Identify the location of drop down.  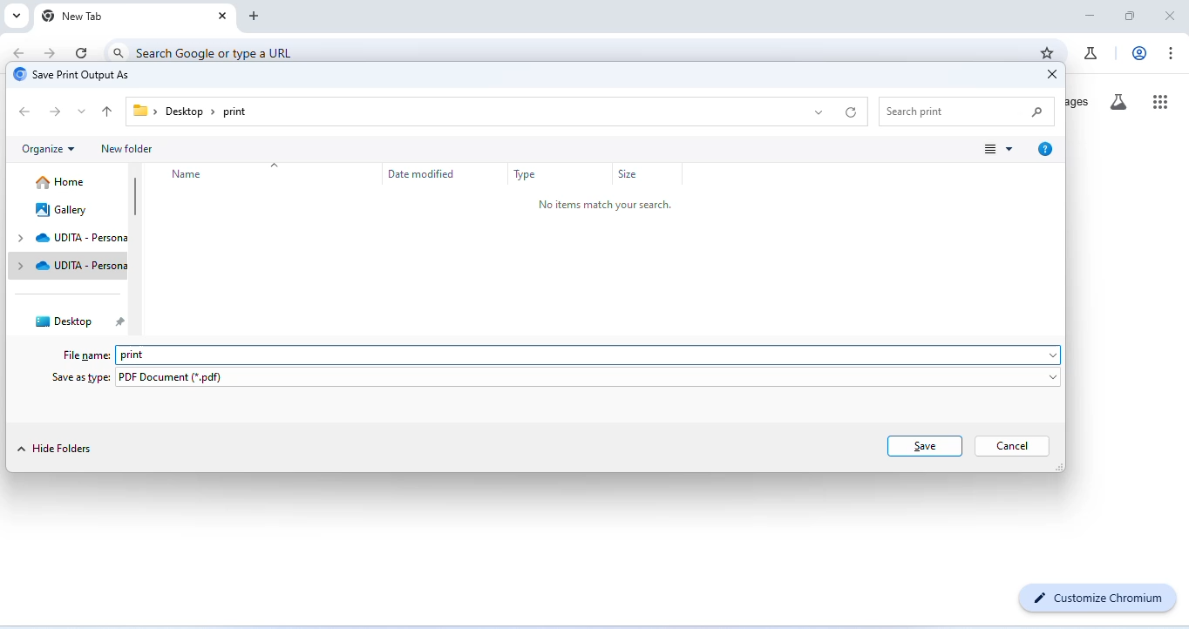
(275, 166).